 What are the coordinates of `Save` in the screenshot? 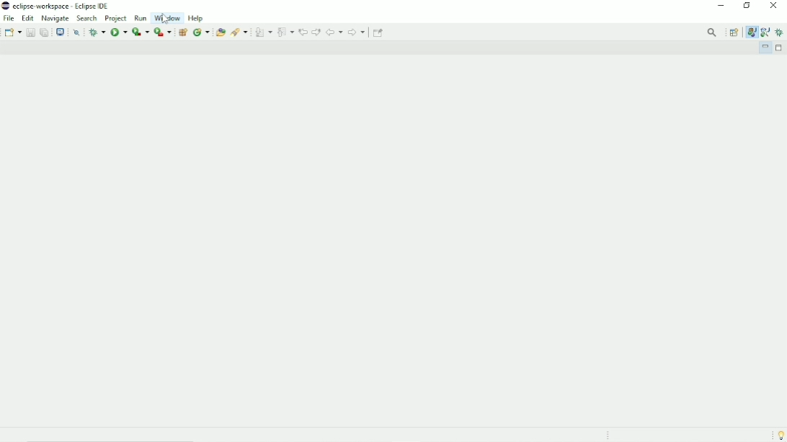 It's located at (30, 32).